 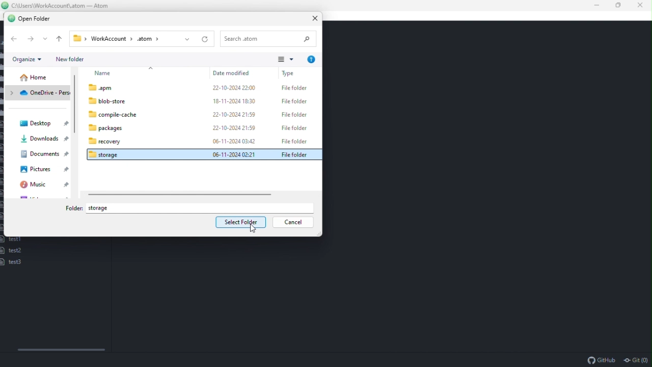 I want to click on git, so click(x=636, y=360).